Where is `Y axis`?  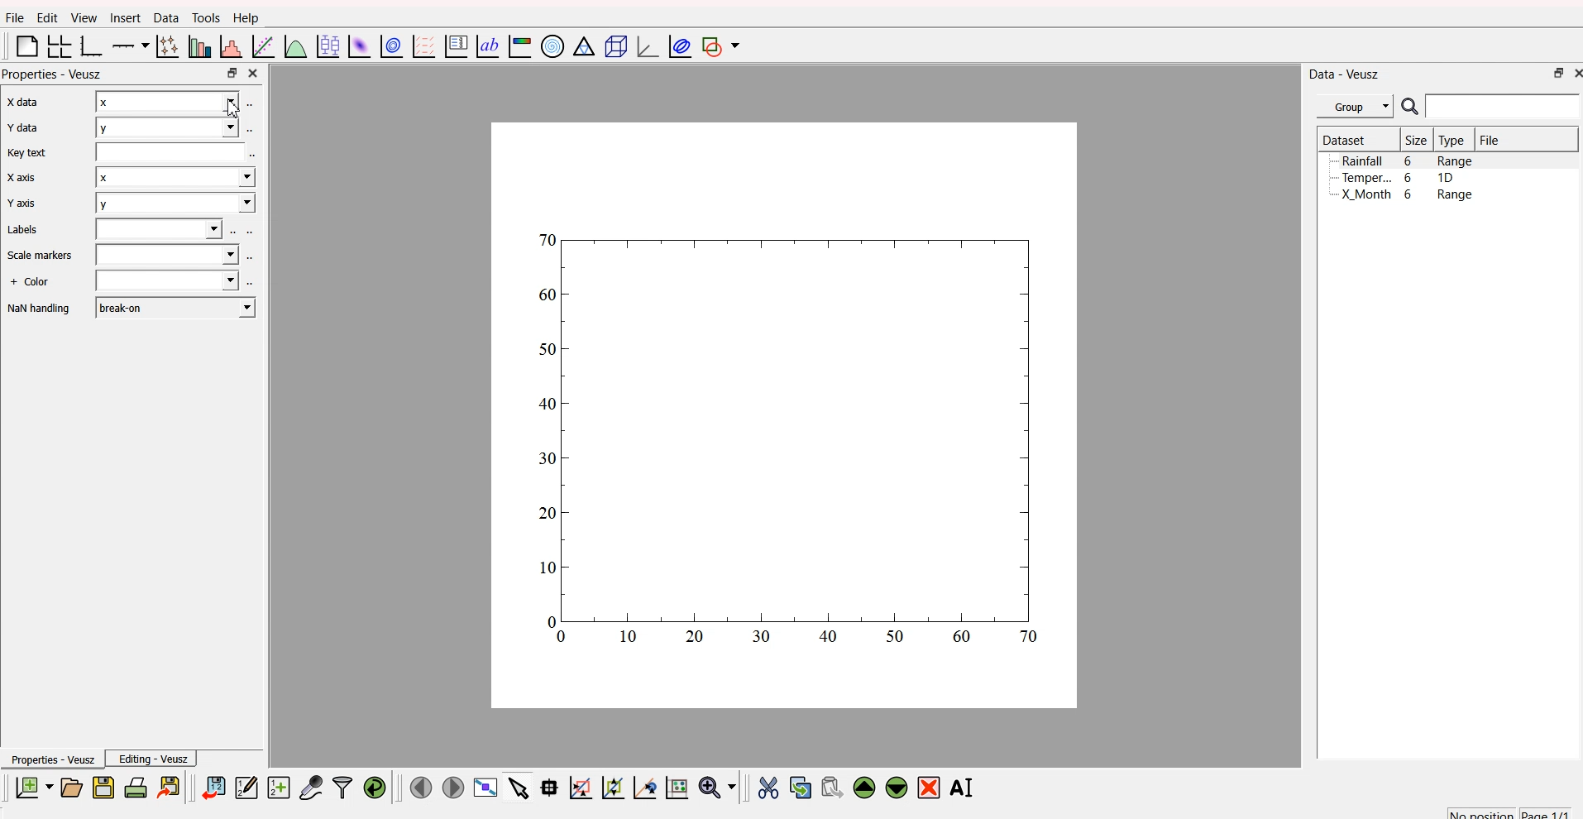 Y axis is located at coordinates (21, 205).